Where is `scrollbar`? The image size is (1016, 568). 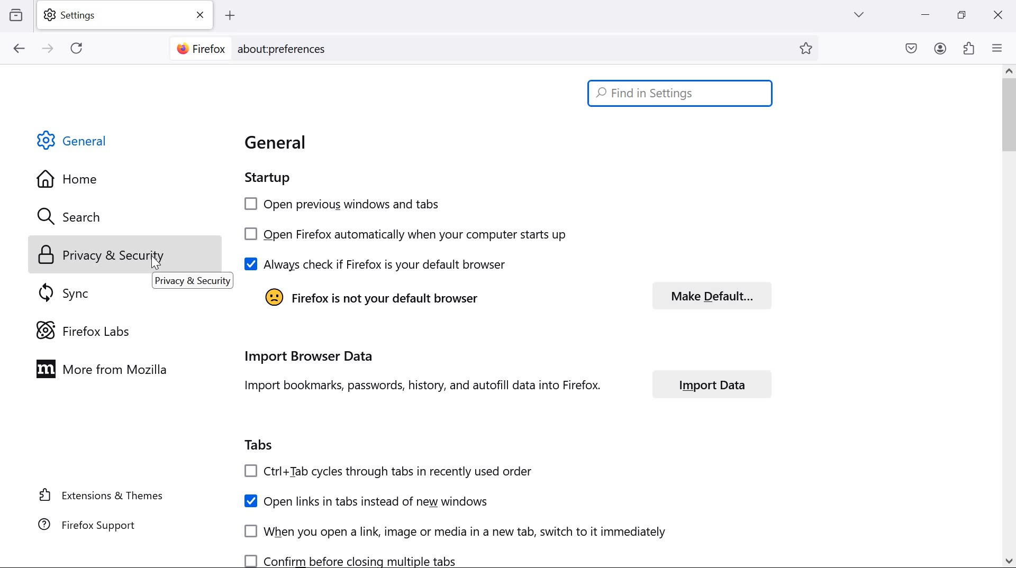
scrollbar is located at coordinates (1010, 316).